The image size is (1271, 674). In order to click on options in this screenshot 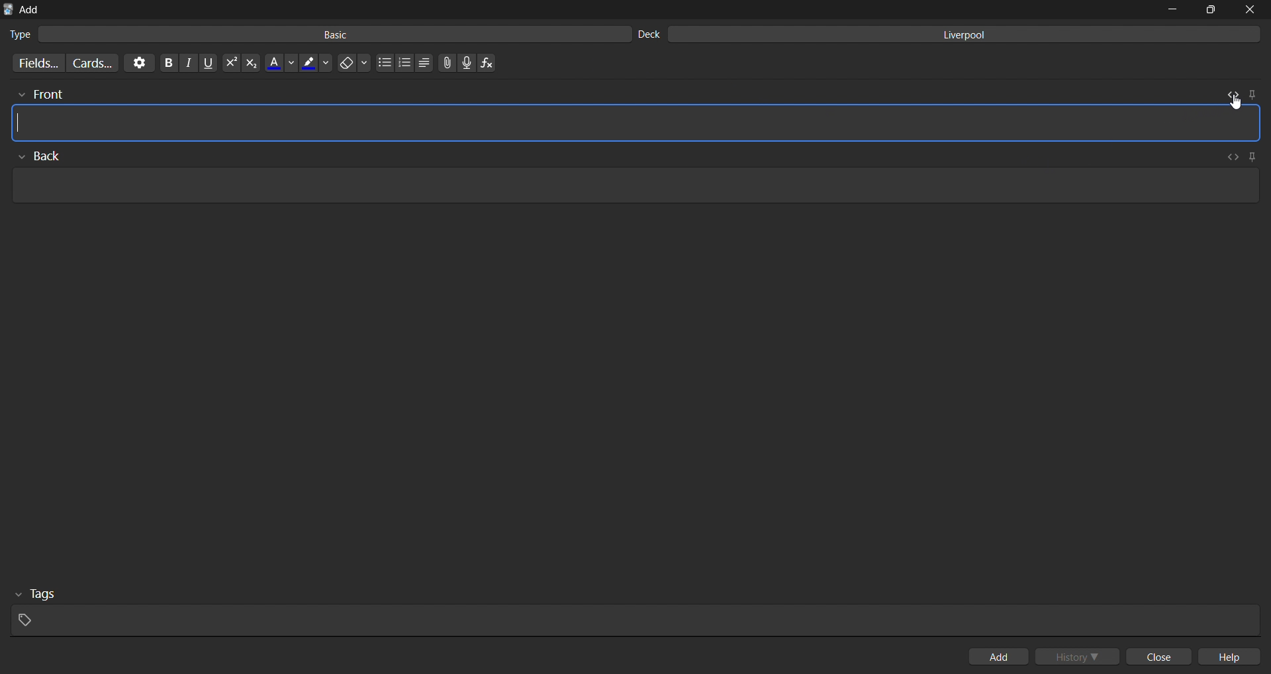, I will do `click(138, 63)`.